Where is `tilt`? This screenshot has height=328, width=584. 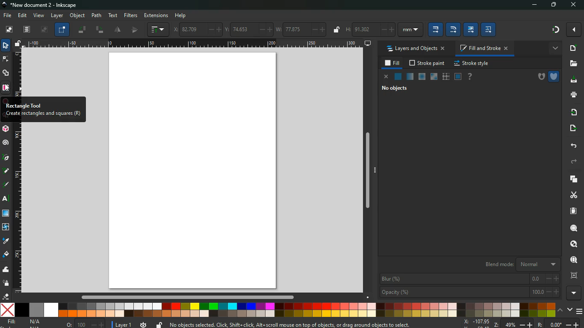 tilt is located at coordinates (100, 30).